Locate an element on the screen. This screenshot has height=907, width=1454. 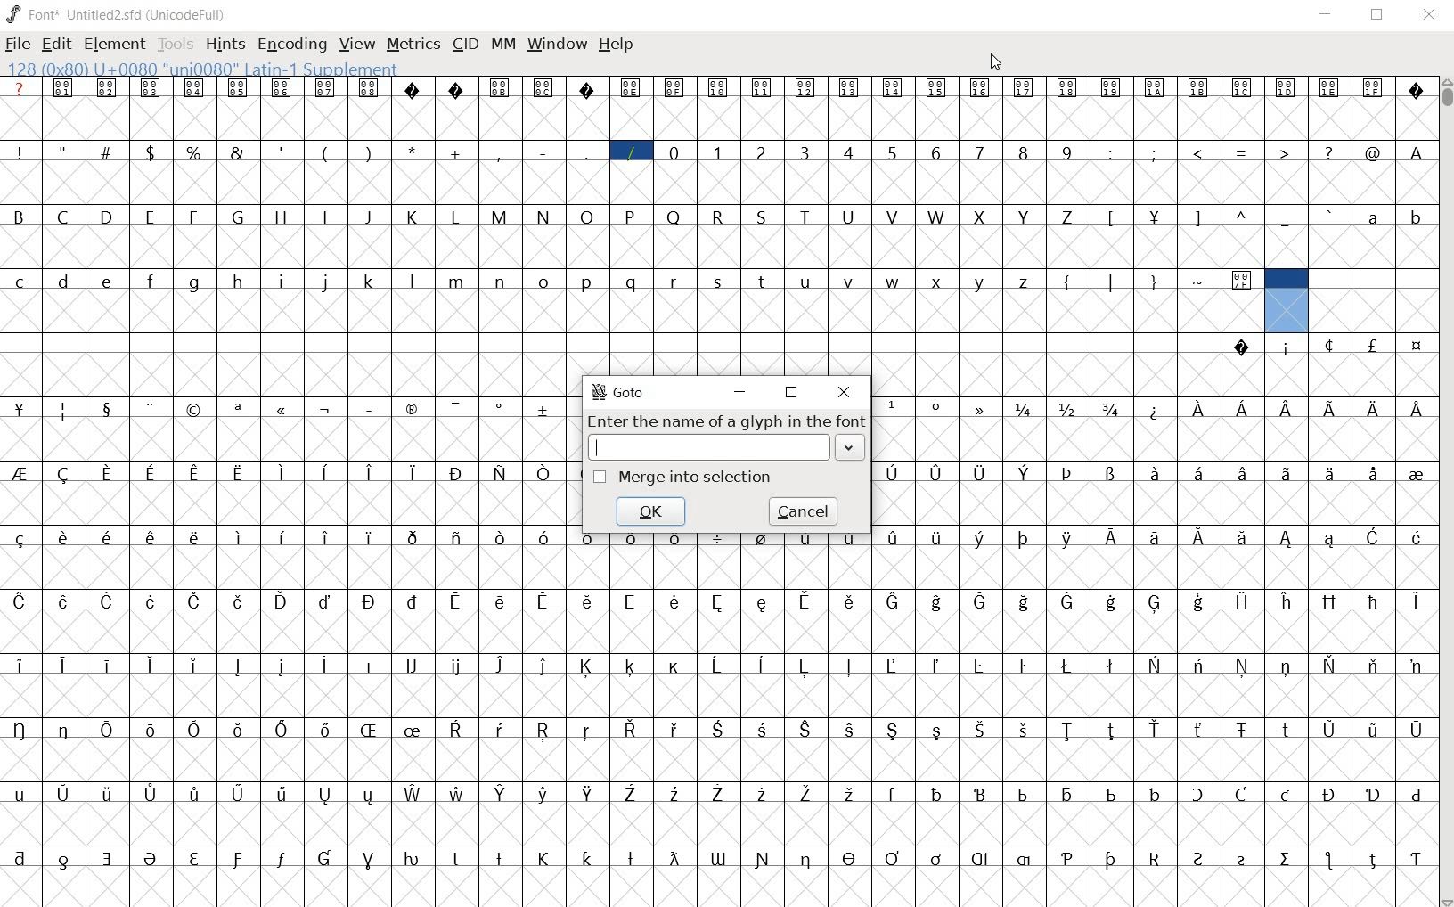
empty spaces is located at coordinates (611, 342).